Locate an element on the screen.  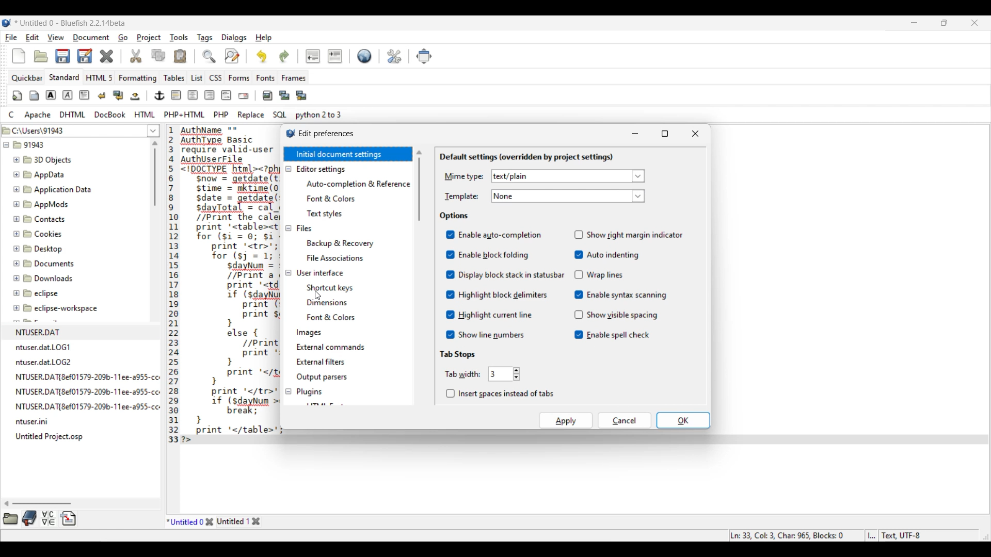
Documents is located at coordinates (46, 264).